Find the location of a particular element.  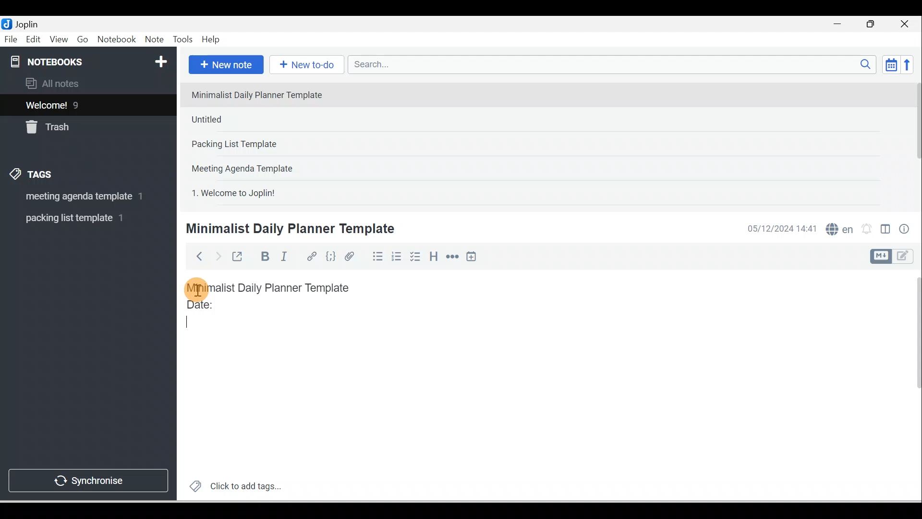

Note 2 is located at coordinates (254, 119).